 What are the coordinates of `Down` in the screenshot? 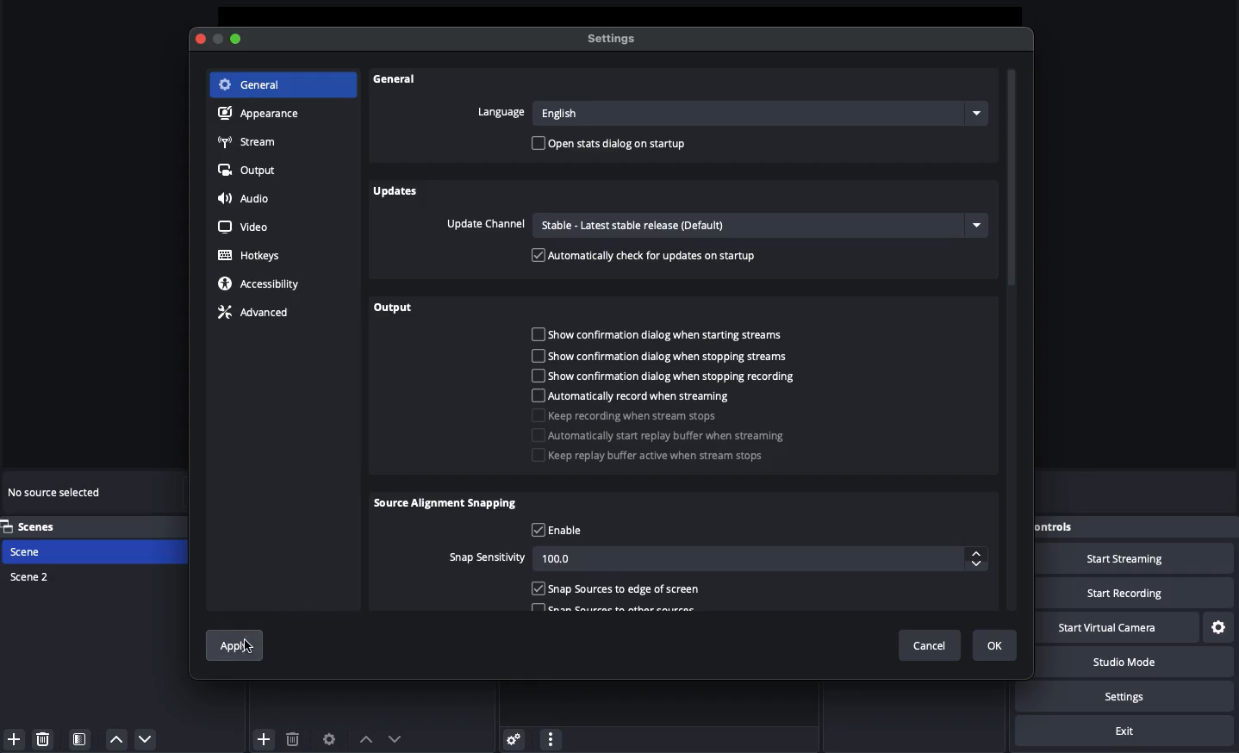 It's located at (396, 737).